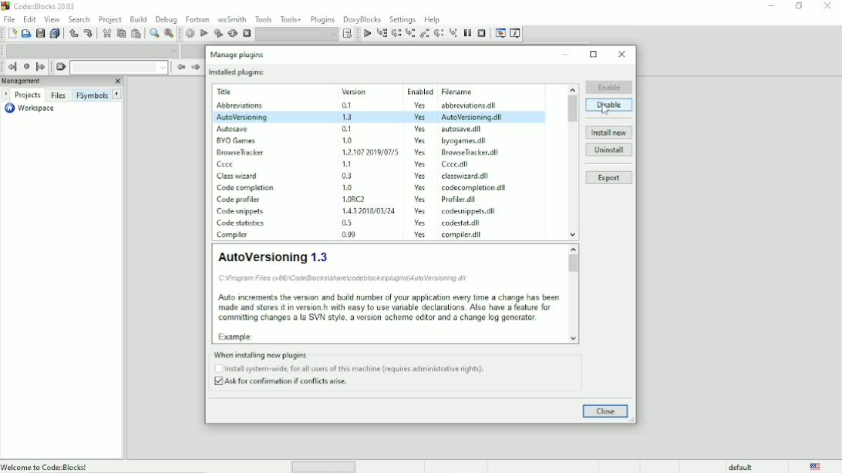  Describe the element at coordinates (410, 34) in the screenshot. I see `Step into` at that location.